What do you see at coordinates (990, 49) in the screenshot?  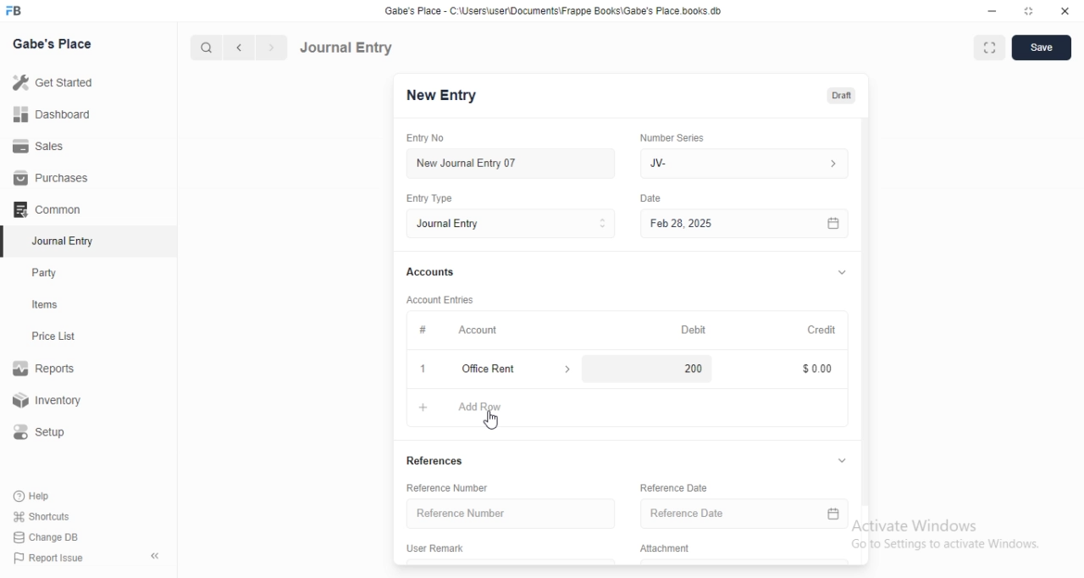 I see `fullscreen` at bounding box center [990, 49].